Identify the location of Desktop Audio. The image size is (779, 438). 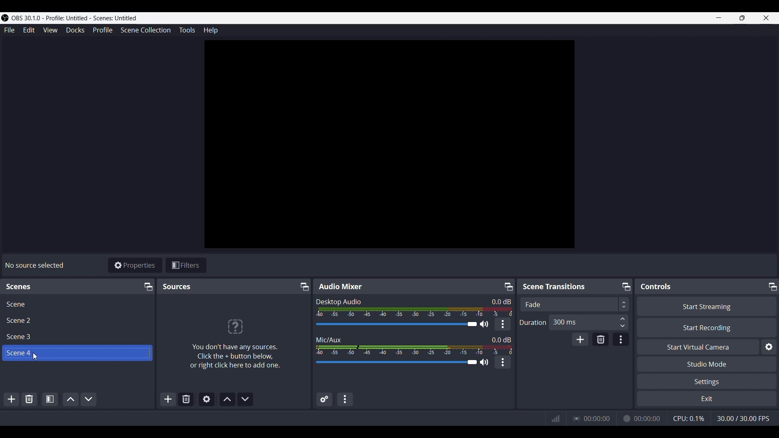
(339, 302).